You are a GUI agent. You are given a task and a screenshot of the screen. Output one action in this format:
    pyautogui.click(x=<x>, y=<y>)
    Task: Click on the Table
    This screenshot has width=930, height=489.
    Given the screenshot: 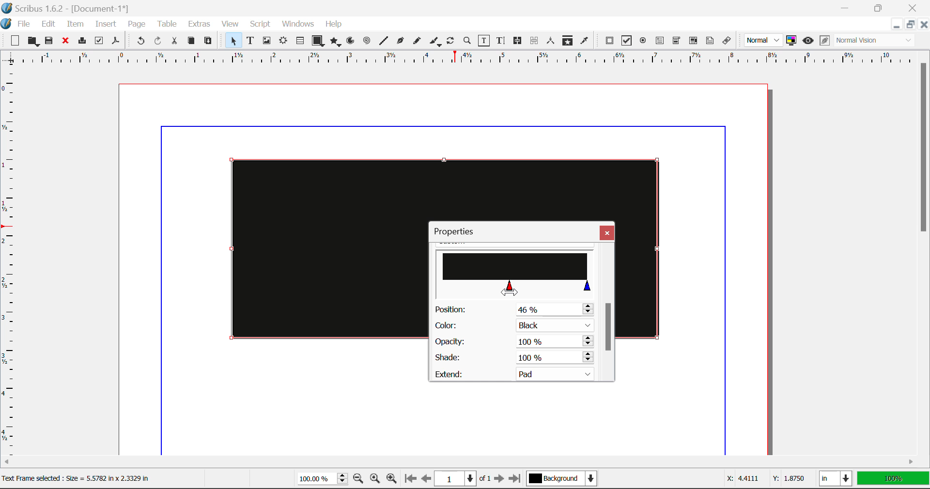 What is the action you would take?
    pyautogui.click(x=166, y=25)
    